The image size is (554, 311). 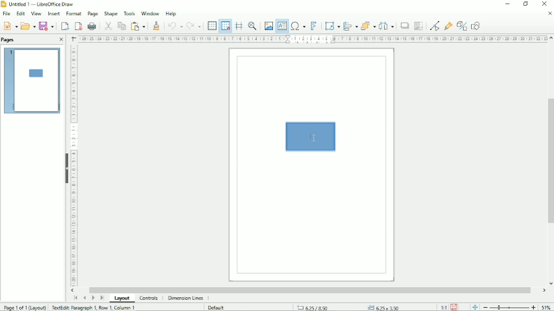 What do you see at coordinates (332, 25) in the screenshot?
I see `Transformation` at bounding box center [332, 25].